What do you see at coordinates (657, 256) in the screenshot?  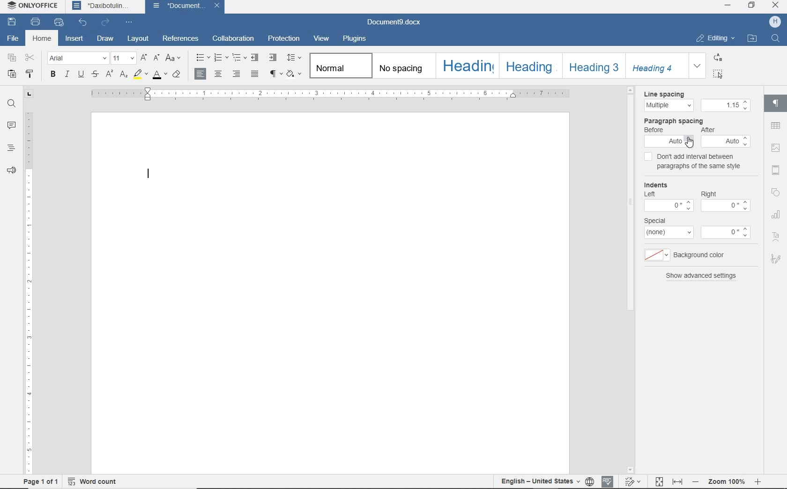 I see `background color` at bounding box center [657, 256].